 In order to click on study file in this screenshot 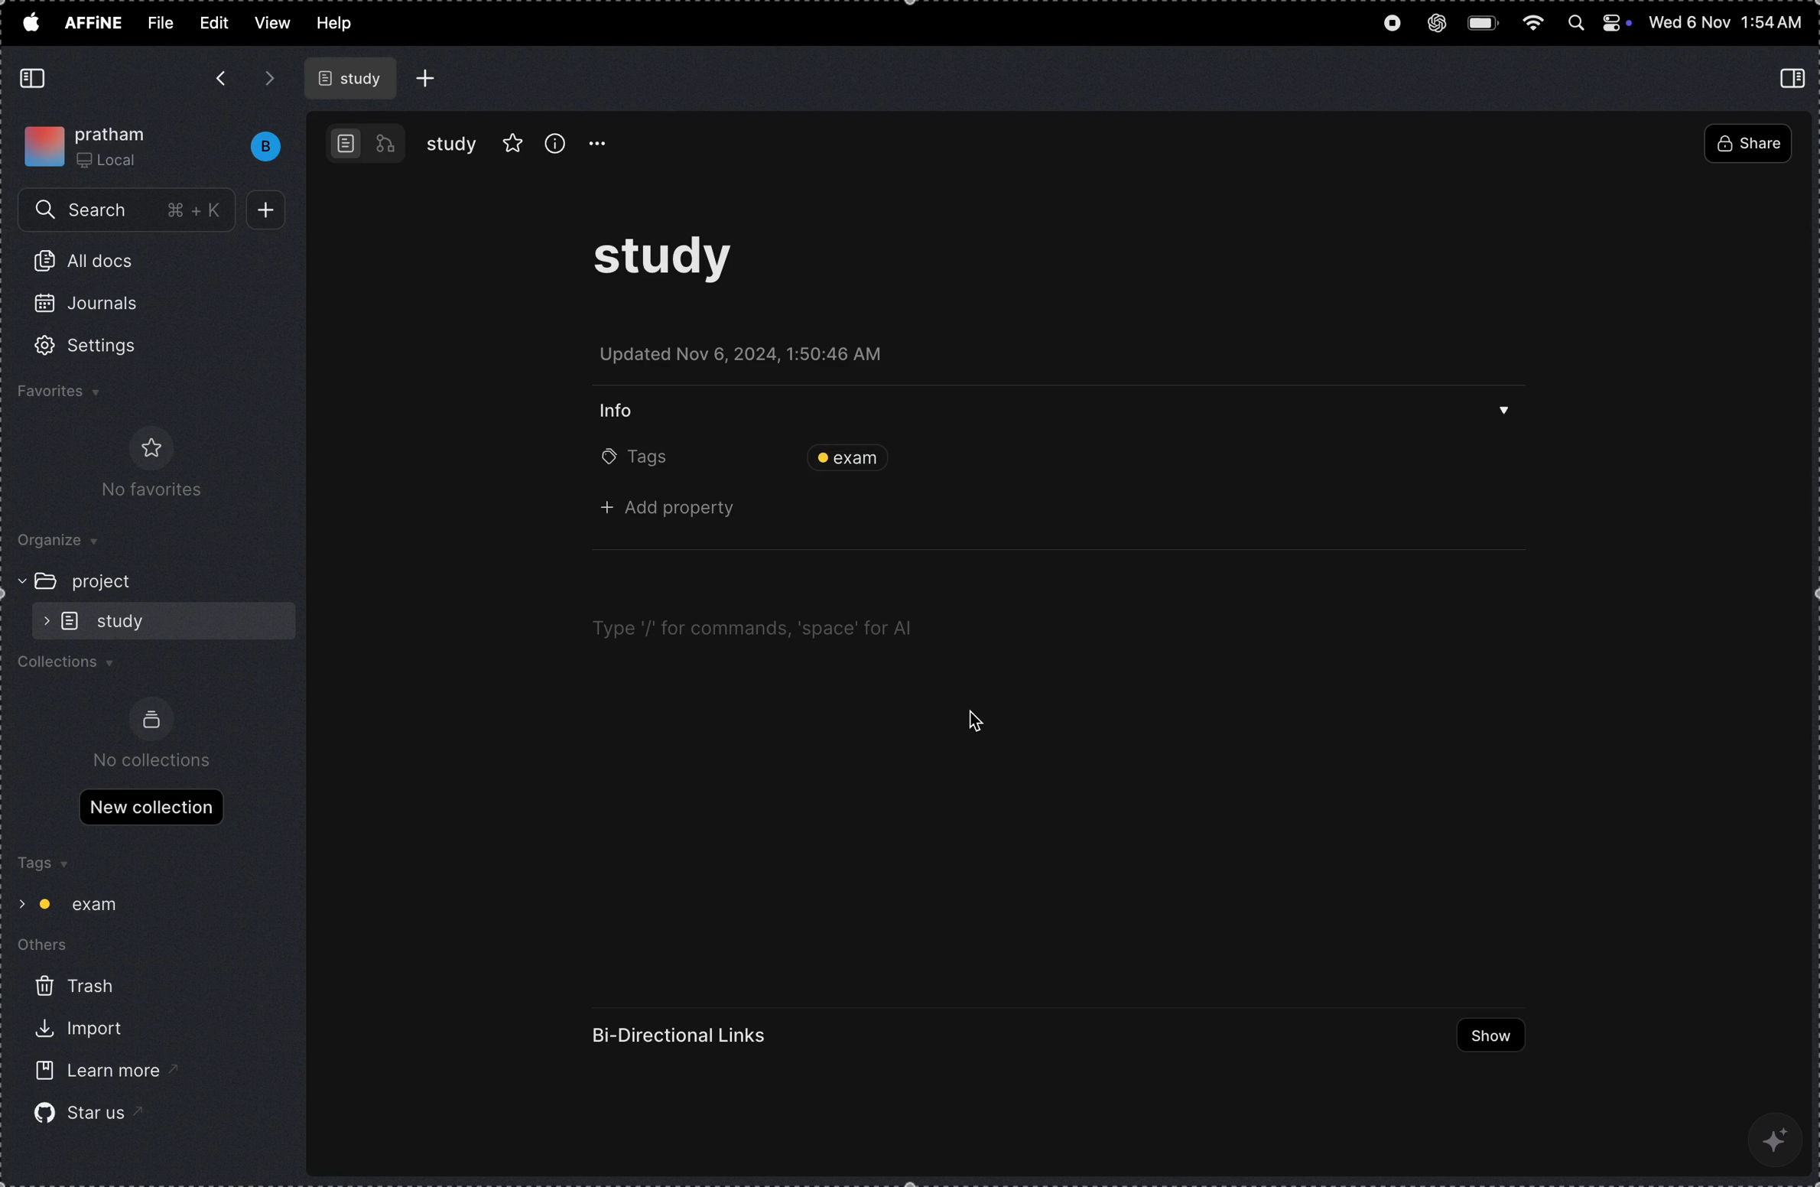, I will do `click(353, 78)`.